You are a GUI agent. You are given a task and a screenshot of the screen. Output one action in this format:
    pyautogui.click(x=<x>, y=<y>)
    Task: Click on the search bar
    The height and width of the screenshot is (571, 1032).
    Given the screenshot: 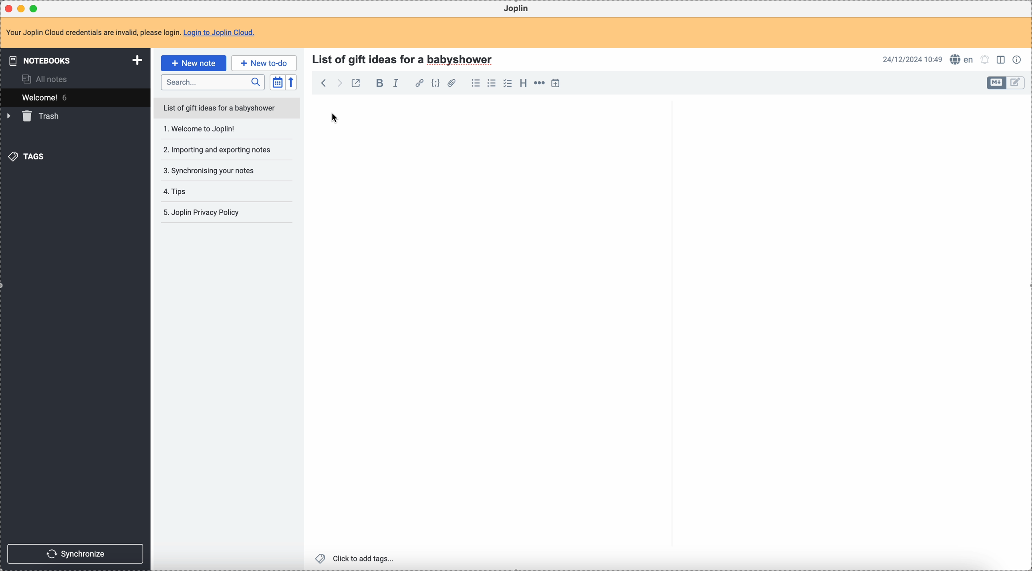 What is the action you would take?
    pyautogui.click(x=213, y=82)
    